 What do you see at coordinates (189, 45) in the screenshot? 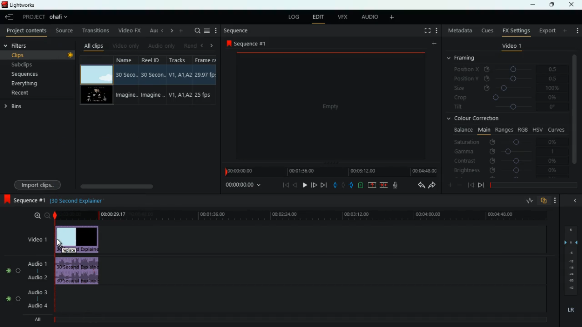
I see `rend` at bounding box center [189, 45].